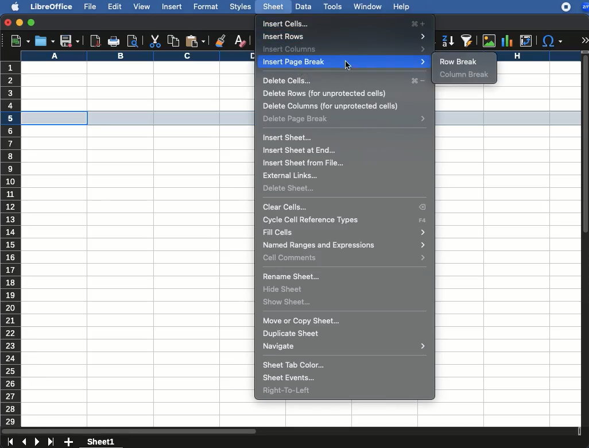  What do you see at coordinates (135, 56) in the screenshot?
I see `column` at bounding box center [135, 56].